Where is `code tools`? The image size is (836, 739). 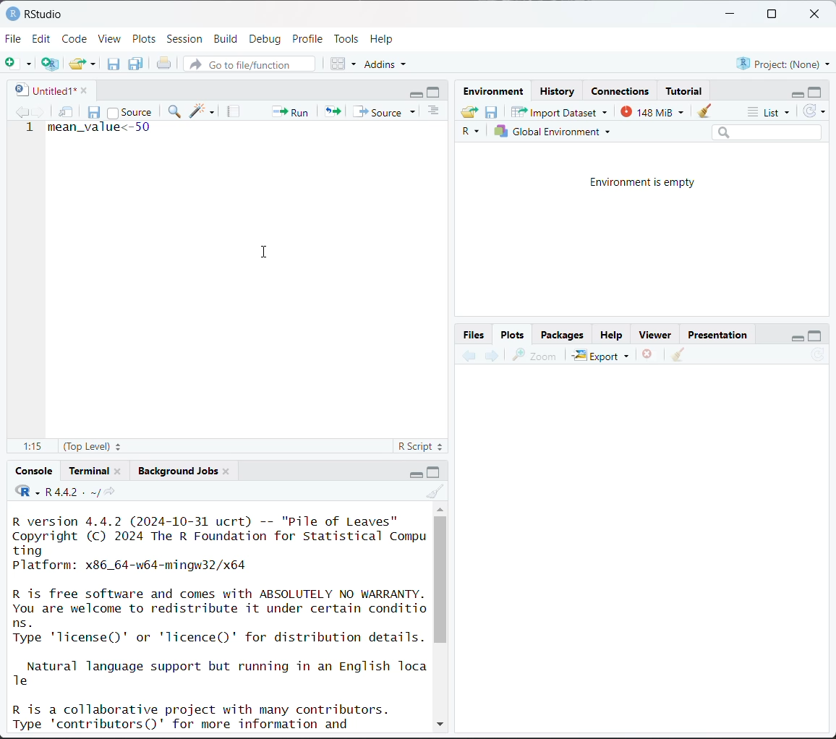
code tools is located at coordinates (202, 111).